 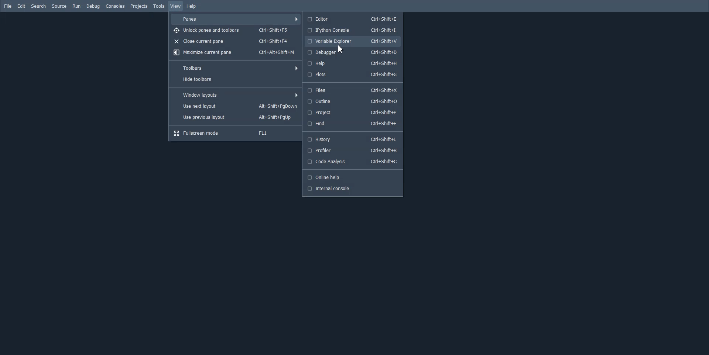 What do you see at coordinates (353, 63) in the screenshot?
I see `Help` at bounding box center [353, 63].